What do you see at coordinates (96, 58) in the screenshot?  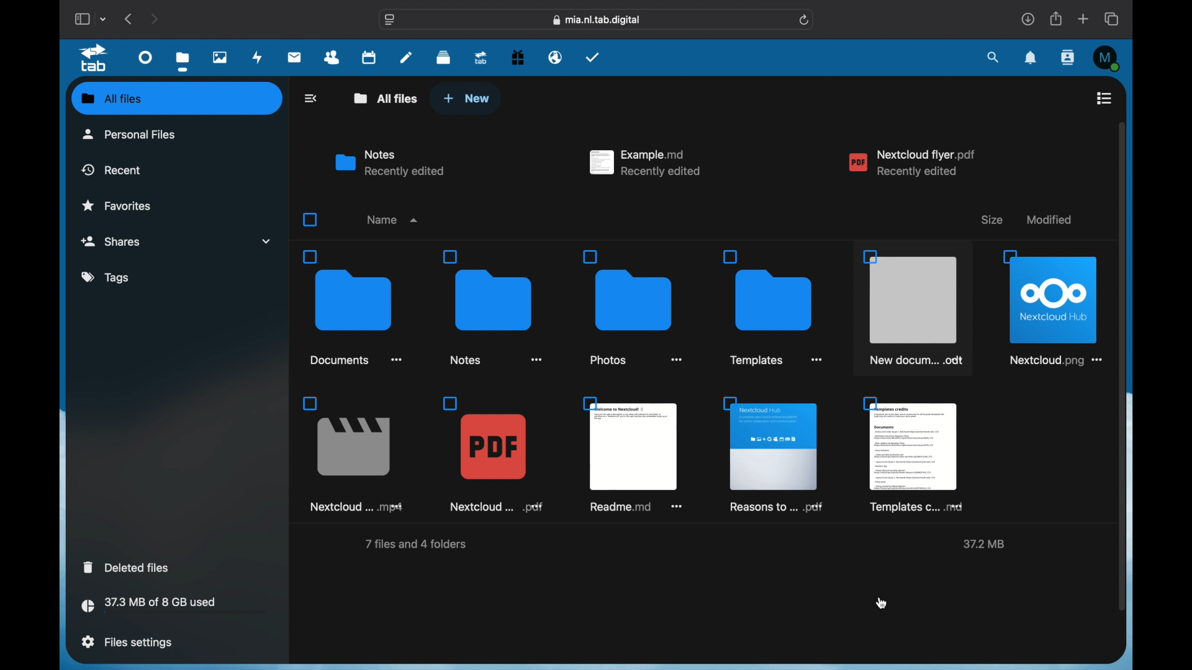 I see `tab` at bounding box center [96, 58].